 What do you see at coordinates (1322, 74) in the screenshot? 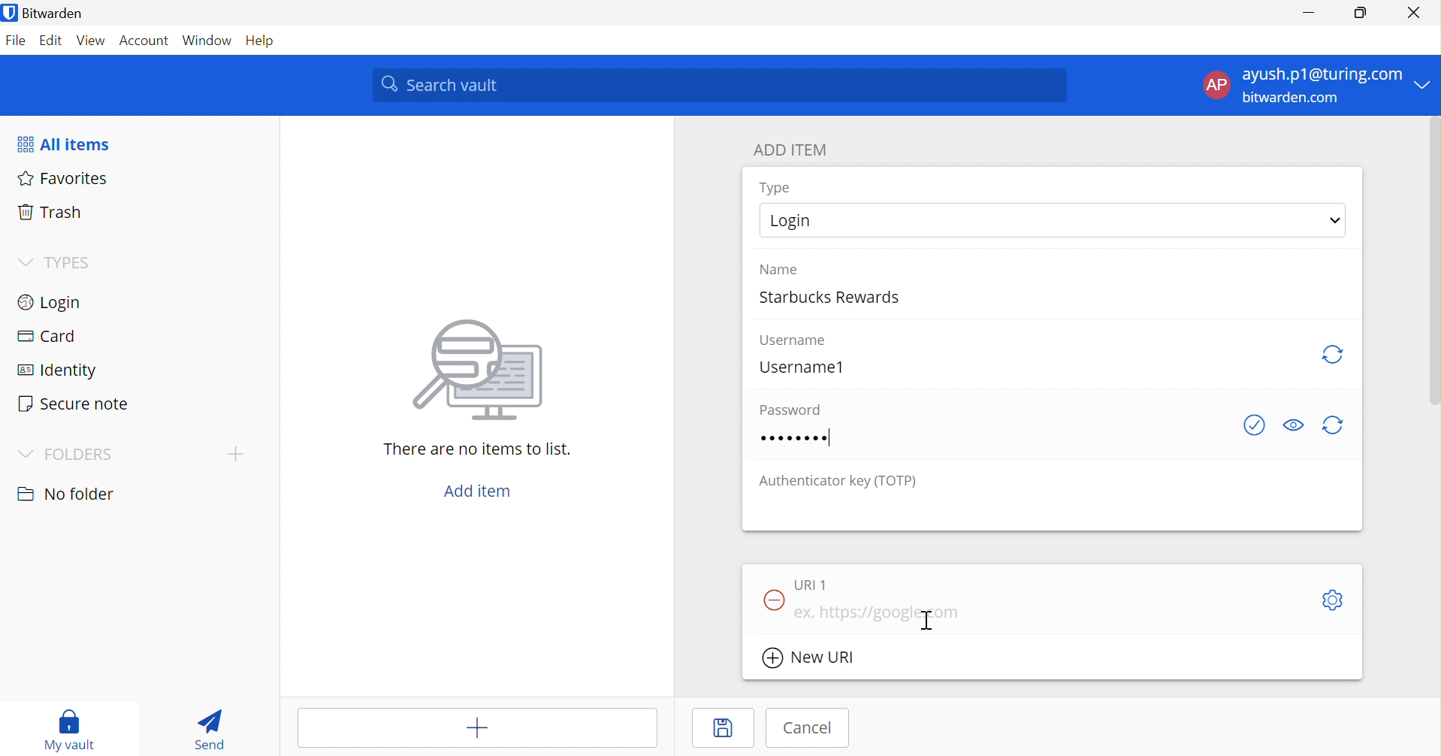
I see `ayush.p1@turing.com` at bounding box center [1322, 74].